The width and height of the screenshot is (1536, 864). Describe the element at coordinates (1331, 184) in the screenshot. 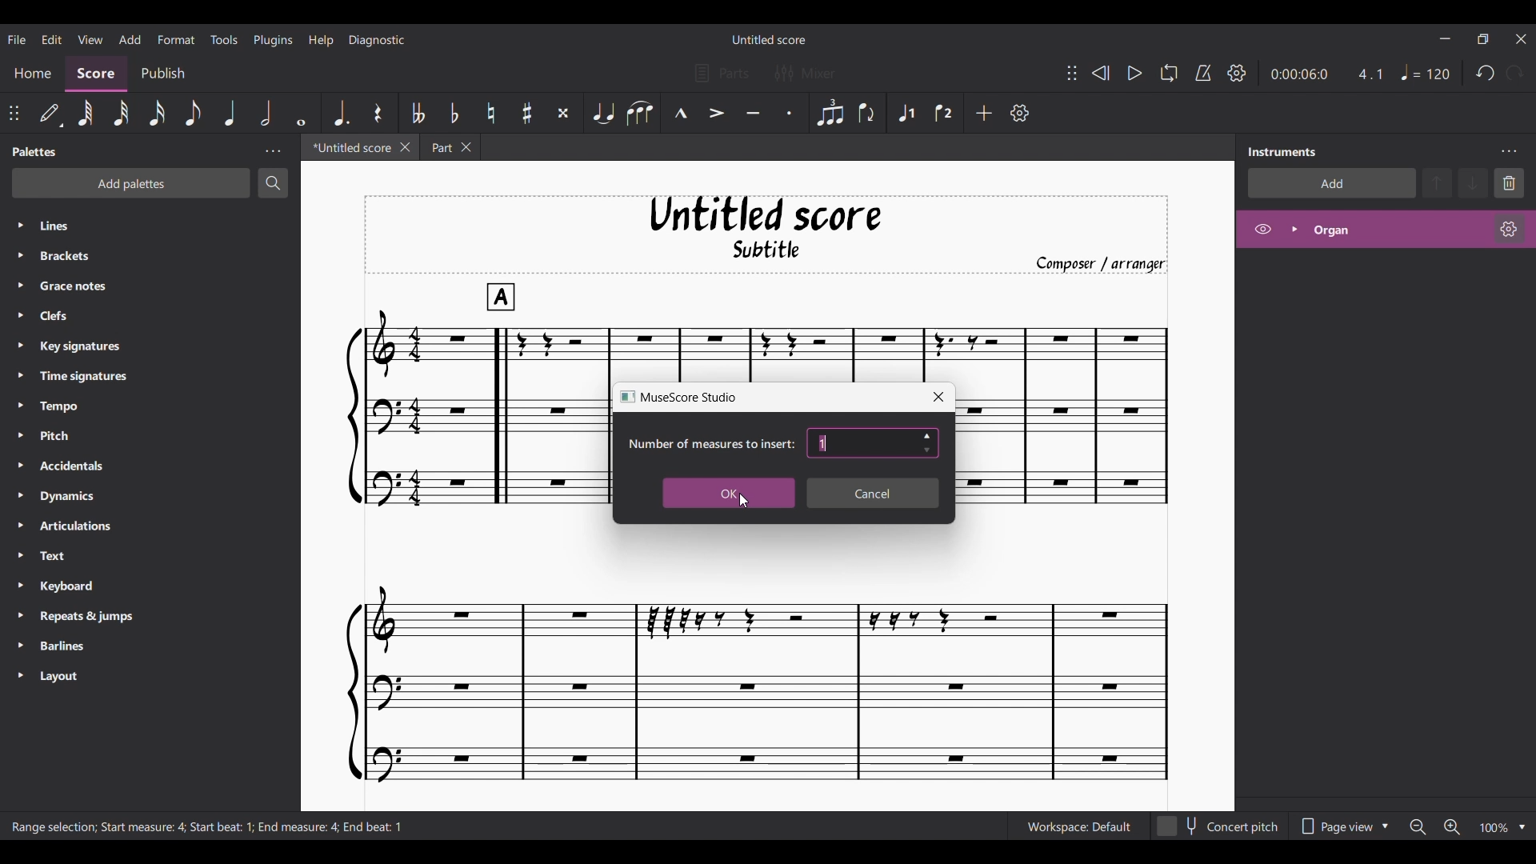

I see `Add instrument` at that location.